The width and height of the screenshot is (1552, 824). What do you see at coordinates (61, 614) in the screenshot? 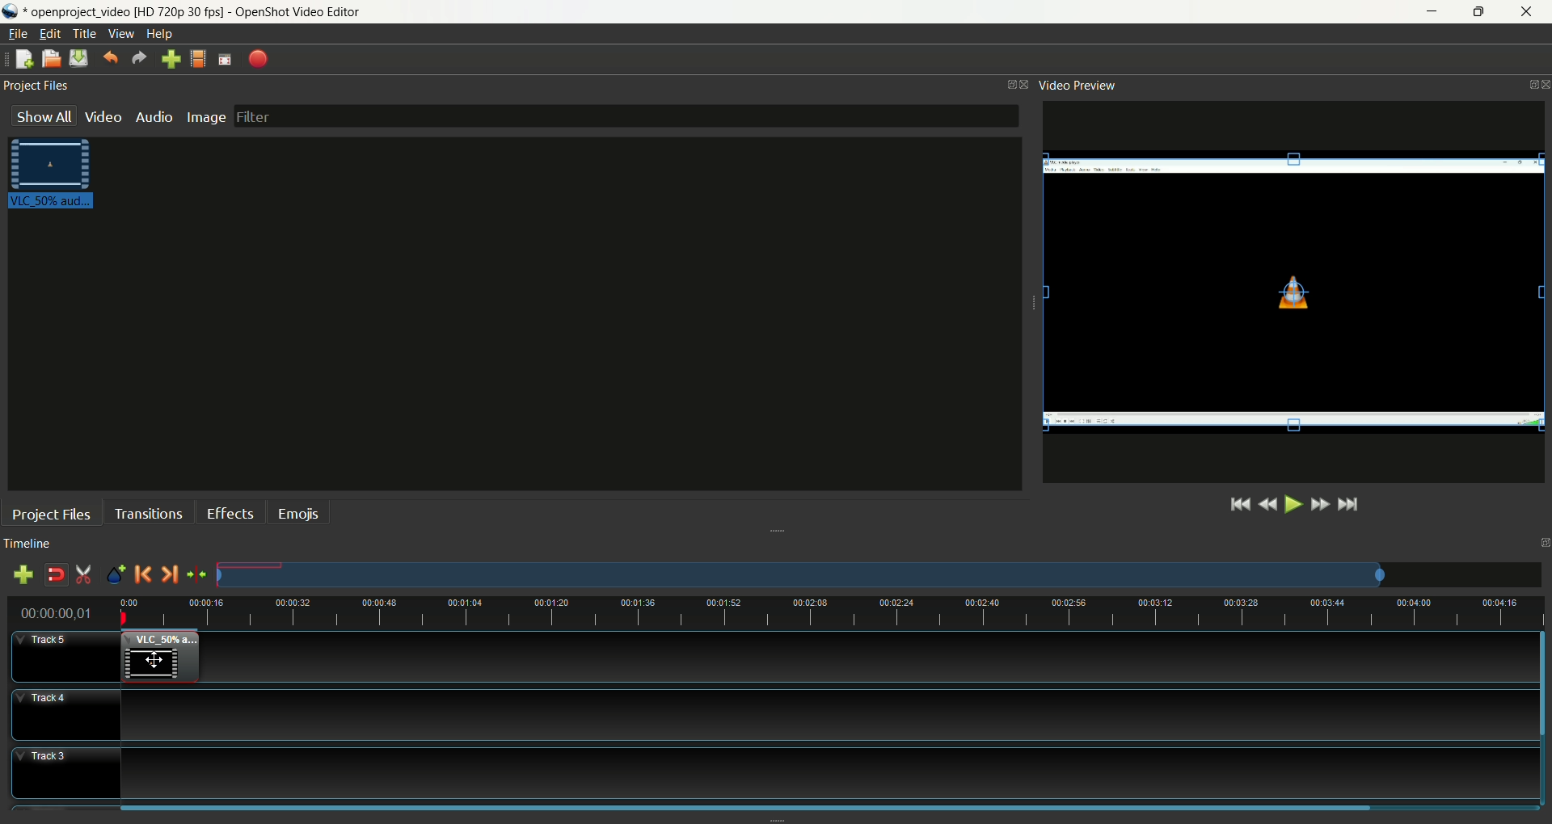
I see `time` at bounding box center [61, 614].